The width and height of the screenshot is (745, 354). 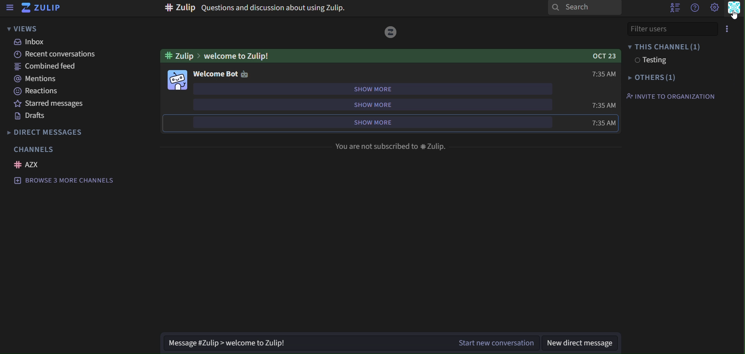 I want to click on testing1, so click(x=656, y=60).